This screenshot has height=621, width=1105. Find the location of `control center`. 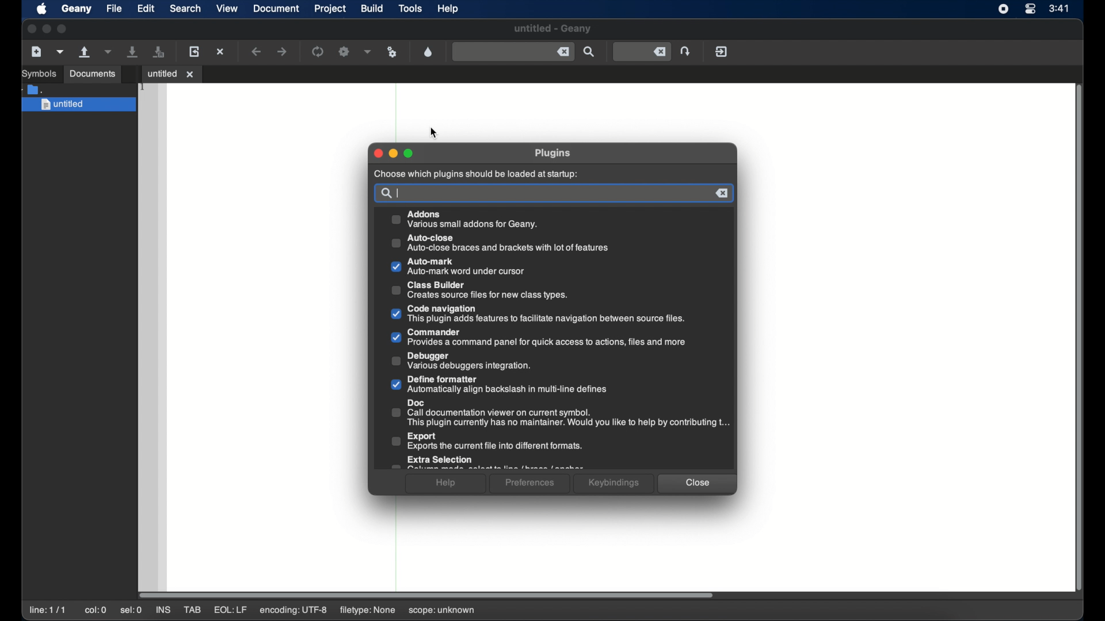

control center is located at coordinates (1031, 9).